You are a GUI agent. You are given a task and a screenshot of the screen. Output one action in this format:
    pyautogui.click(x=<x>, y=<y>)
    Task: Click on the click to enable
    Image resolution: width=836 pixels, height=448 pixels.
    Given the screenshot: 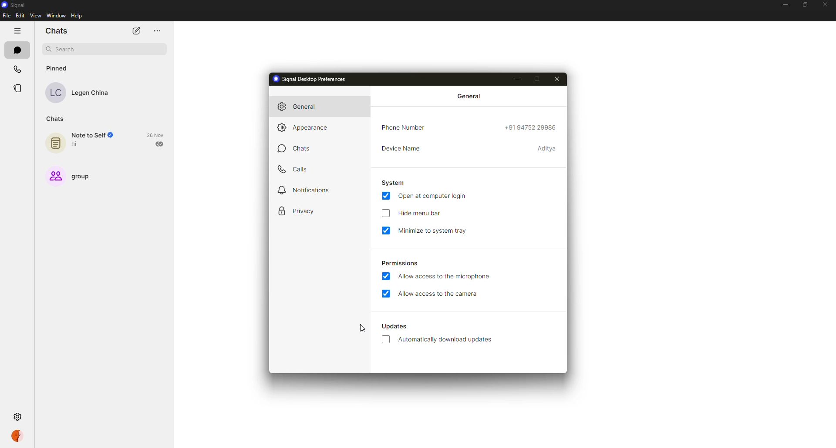 What is the action you would take?
    pyautogui.click(x=385, y=213)
    